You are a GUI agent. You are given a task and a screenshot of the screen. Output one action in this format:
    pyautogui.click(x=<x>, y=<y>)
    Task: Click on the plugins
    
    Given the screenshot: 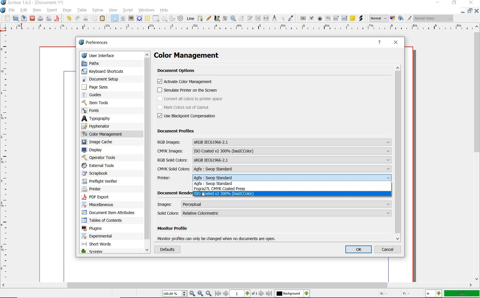 What is the action you would take?
    pyautogui.click(x=109, y=229)
    